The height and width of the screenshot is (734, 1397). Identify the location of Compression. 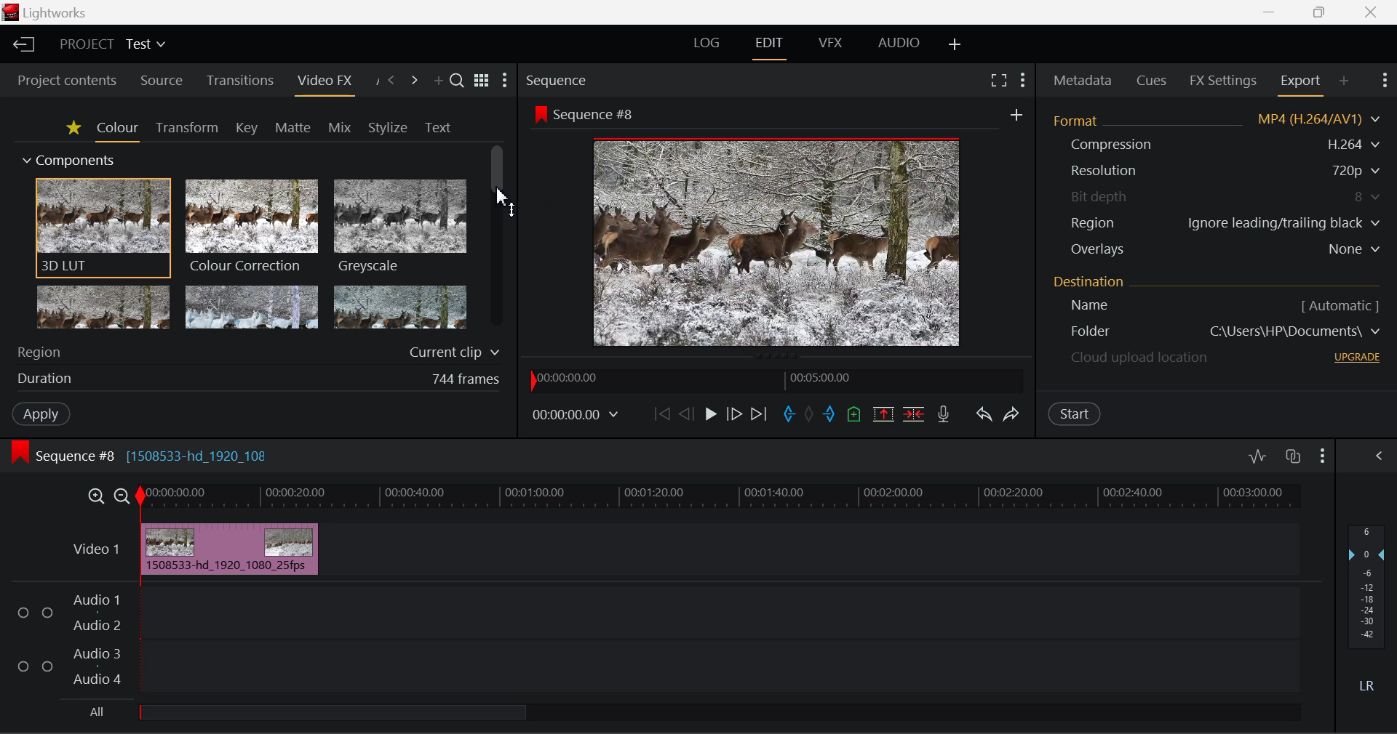
(1109, 145).